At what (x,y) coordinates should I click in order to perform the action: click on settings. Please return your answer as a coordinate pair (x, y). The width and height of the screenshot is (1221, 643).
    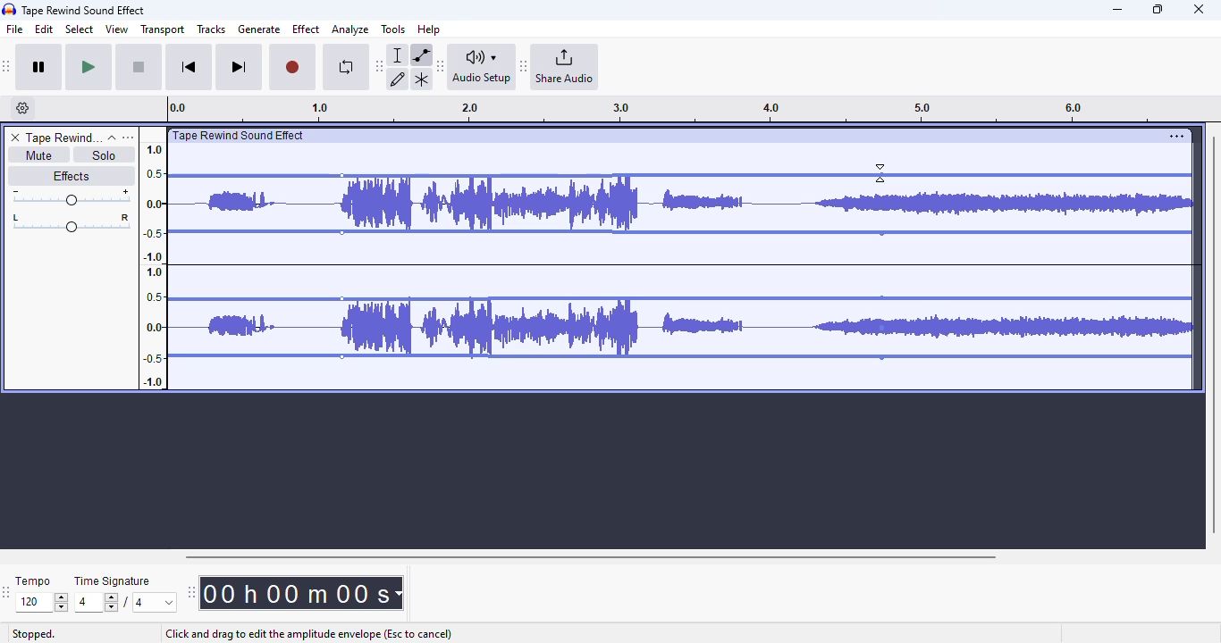
    Looking at the image, I should click on (1176, 136).